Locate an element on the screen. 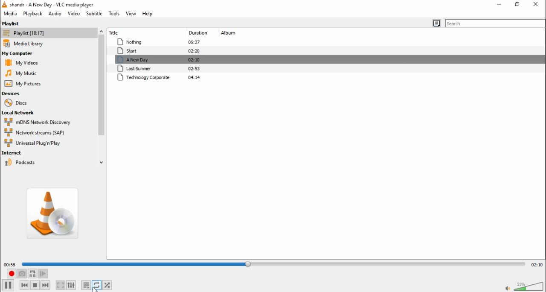 This screenshot has height=292, width=546. toggle playlist is located at coordinates (86, 285).